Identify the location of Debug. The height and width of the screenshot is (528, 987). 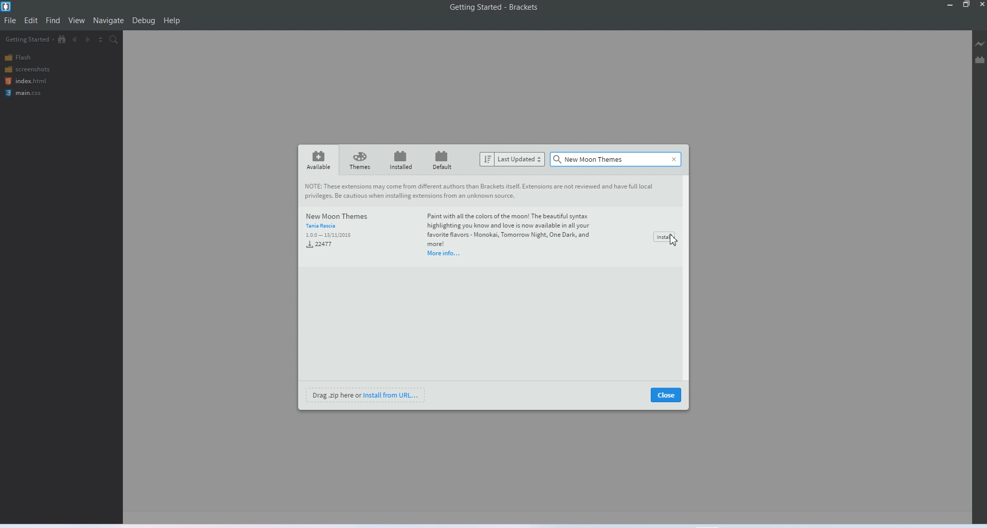
(144, 21).